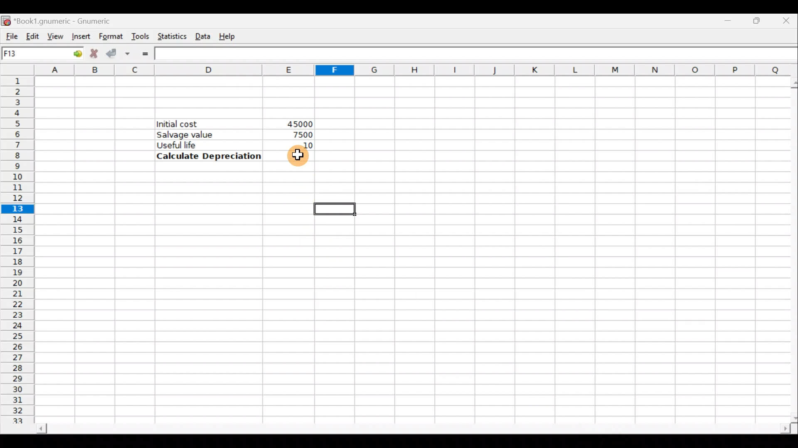  Describe the element at coordinates (10, 34) in the screenshot. I see `File` at that location.